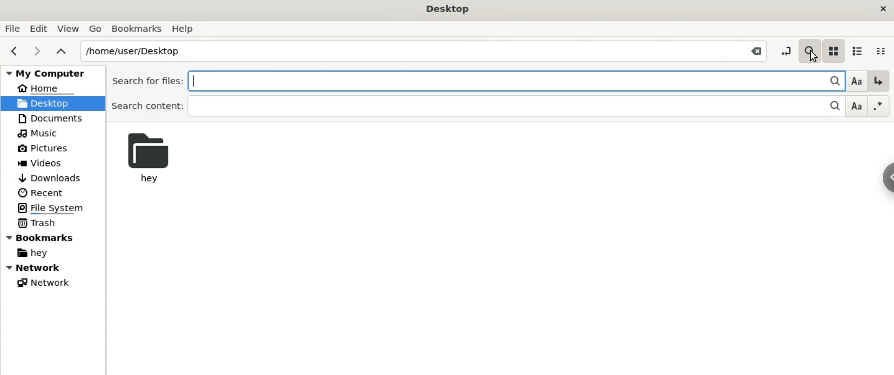  I want to click on Network, so click(53, 268).